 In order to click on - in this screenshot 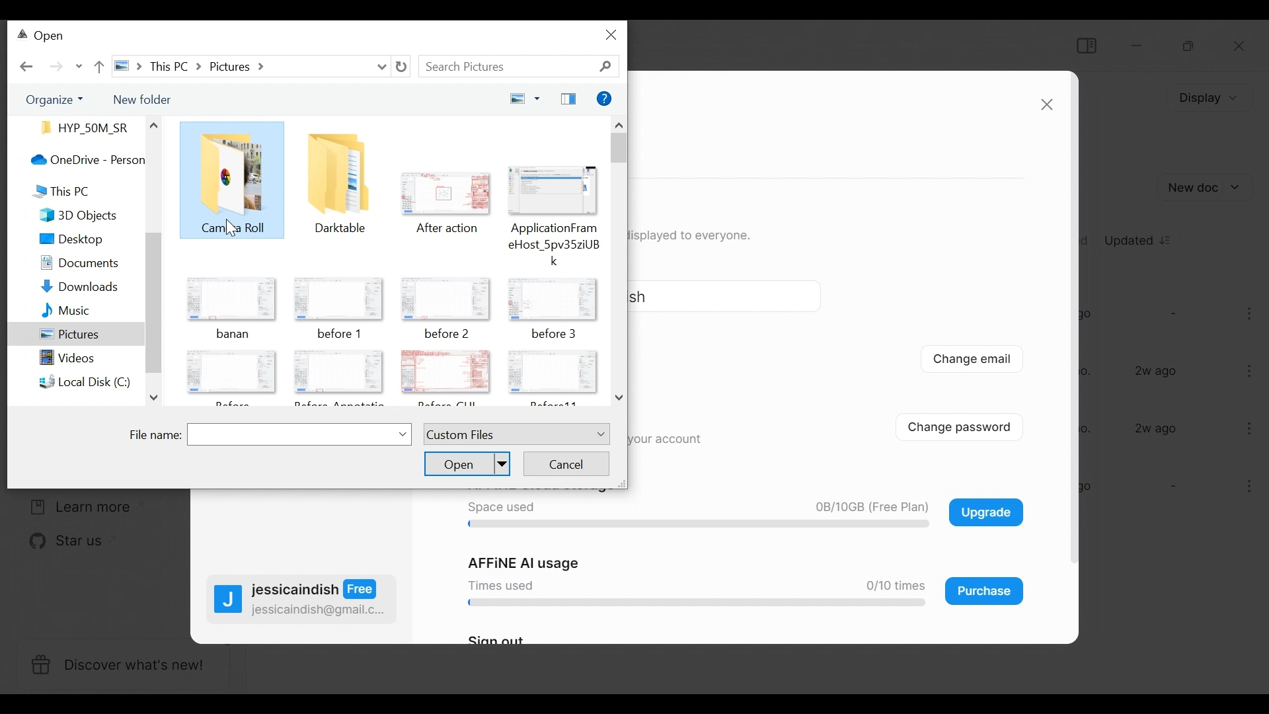, I will do `click(1171, 487)`.